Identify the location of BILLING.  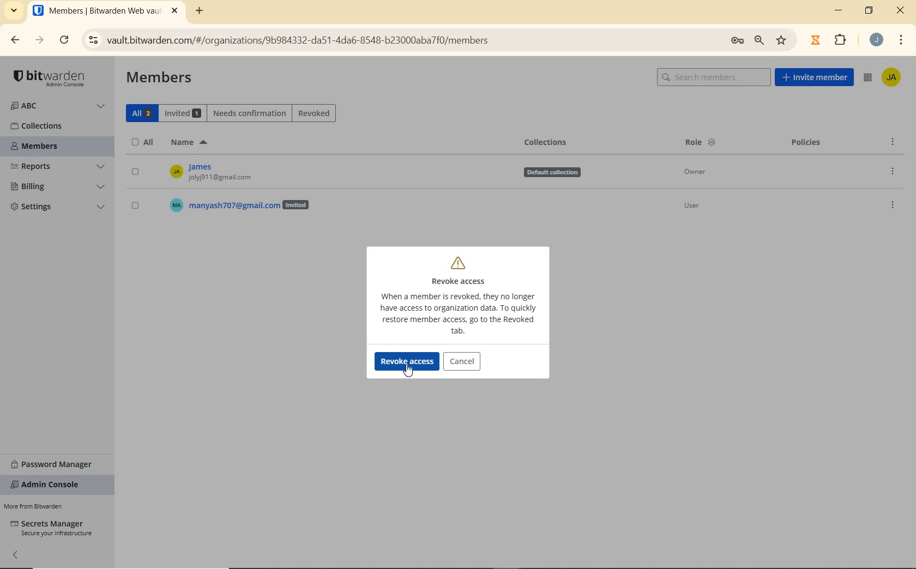
(58, 187).